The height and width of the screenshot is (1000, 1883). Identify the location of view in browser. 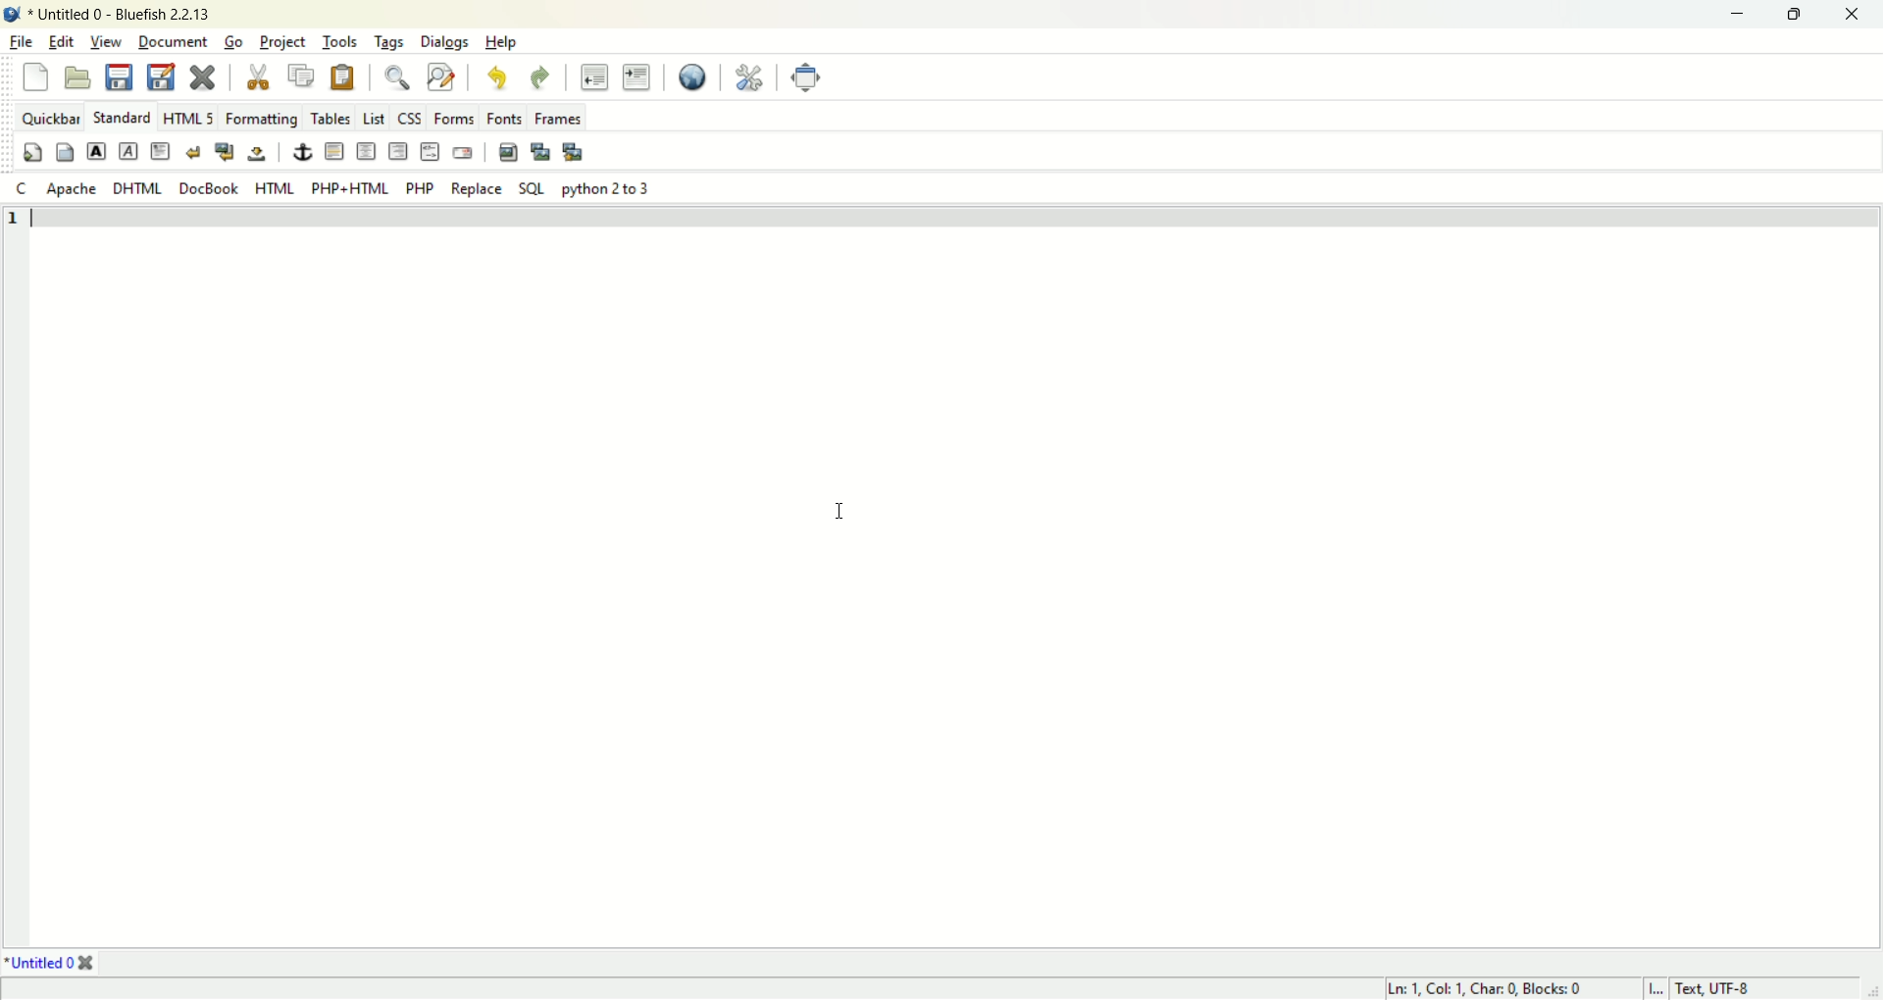
(688, 78).